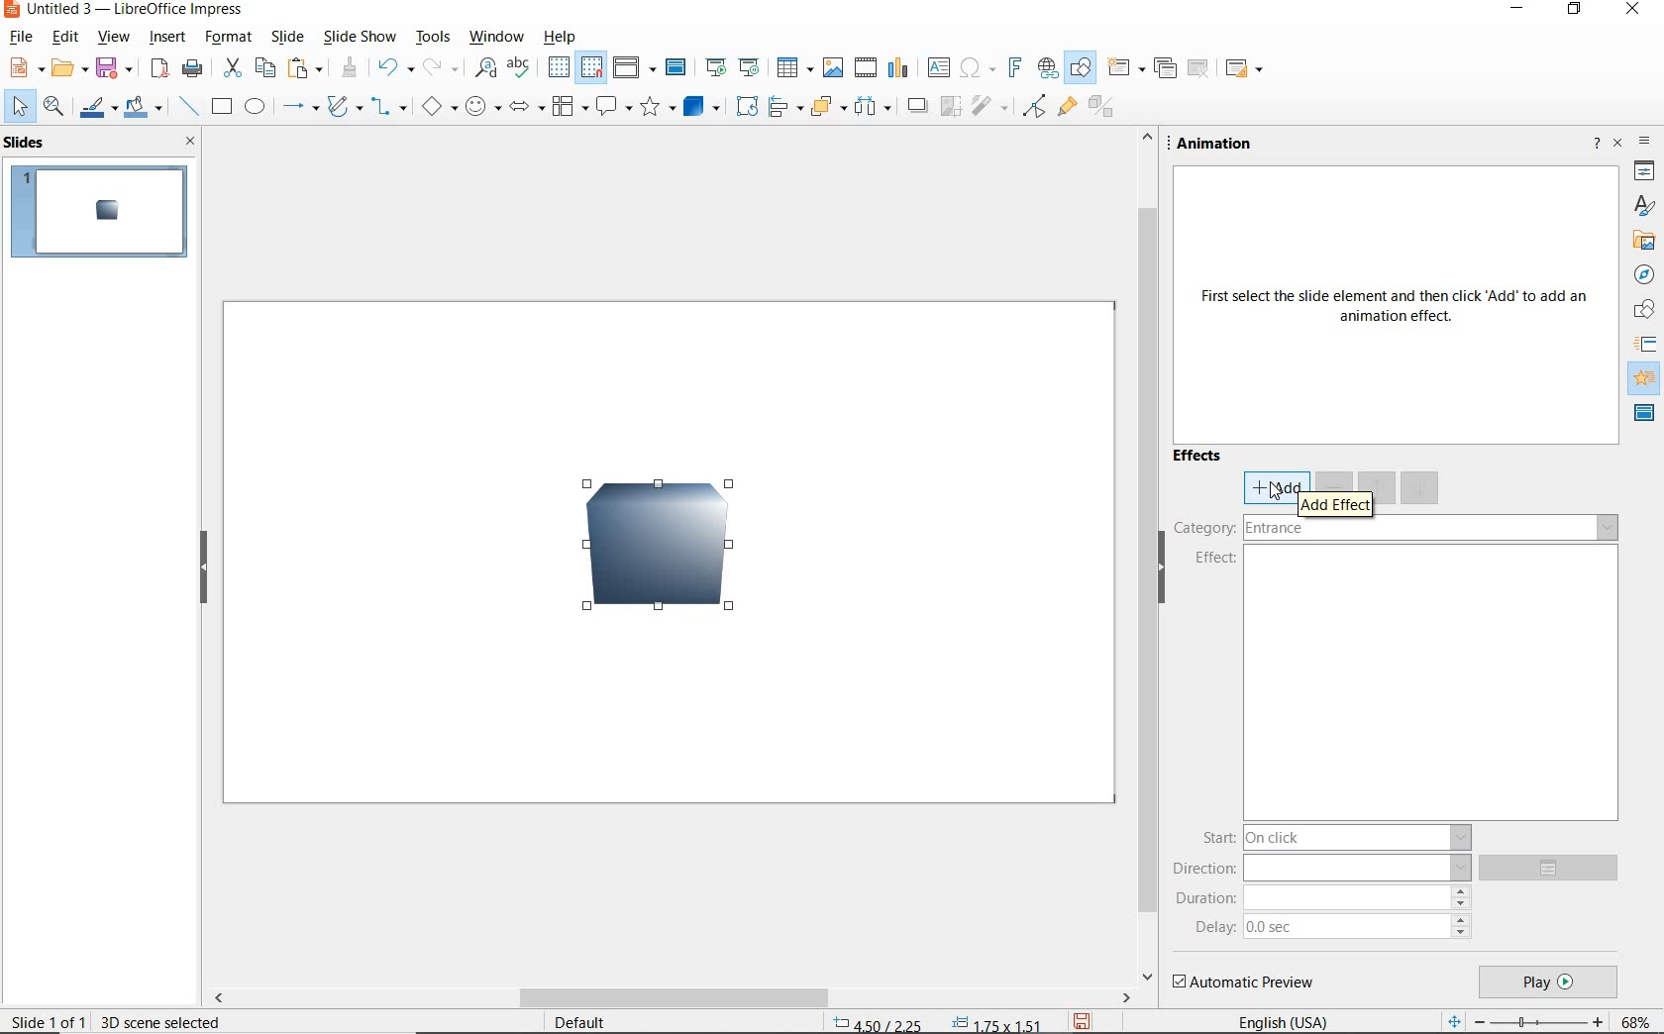 The height and width of the screenshot is (1034, 1664). Describe the element at coordinates (613, 107) in the screenshot. I see `callout shapes` at that location.